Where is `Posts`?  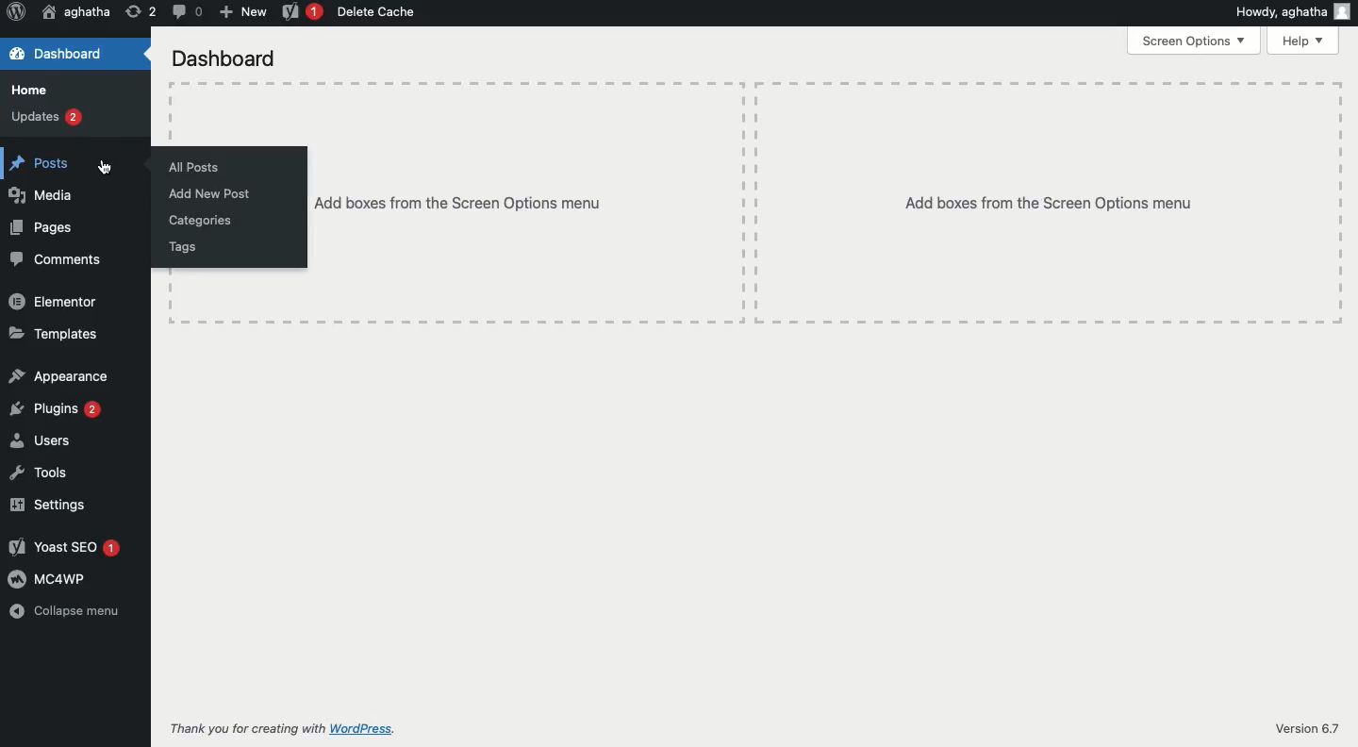 Posts is located at coordinates (78, 158).